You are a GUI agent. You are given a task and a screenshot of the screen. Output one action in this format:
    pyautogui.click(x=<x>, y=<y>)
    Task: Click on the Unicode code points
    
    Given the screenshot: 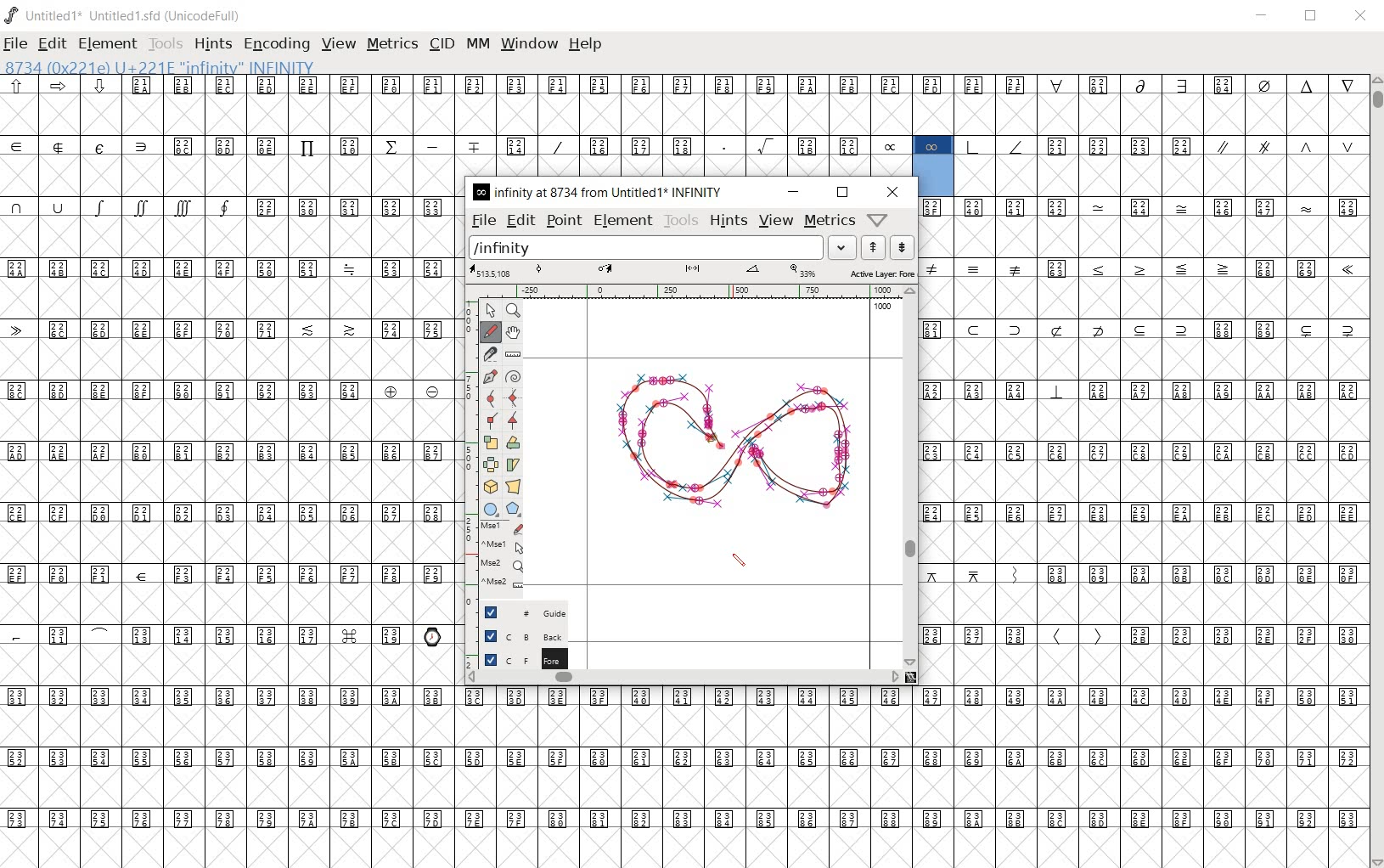 What is the action you would take?
    pyautogui.click(x=1161, y=328)
    